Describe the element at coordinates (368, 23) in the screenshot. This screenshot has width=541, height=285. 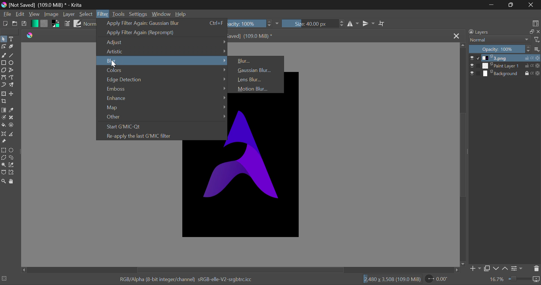
I see `Horizontal Mirror Flip` at that location.